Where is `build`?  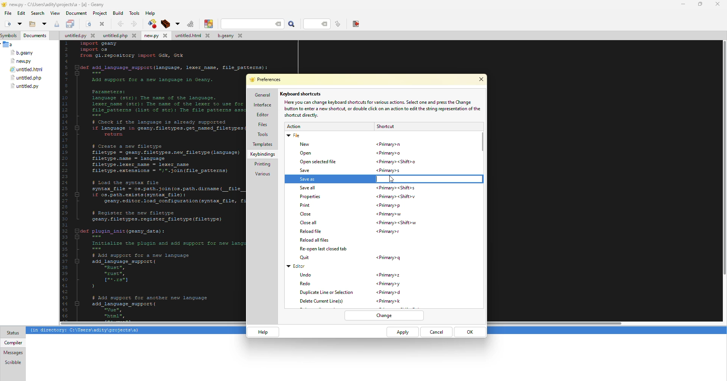 build is located at coordinates (118, 12).